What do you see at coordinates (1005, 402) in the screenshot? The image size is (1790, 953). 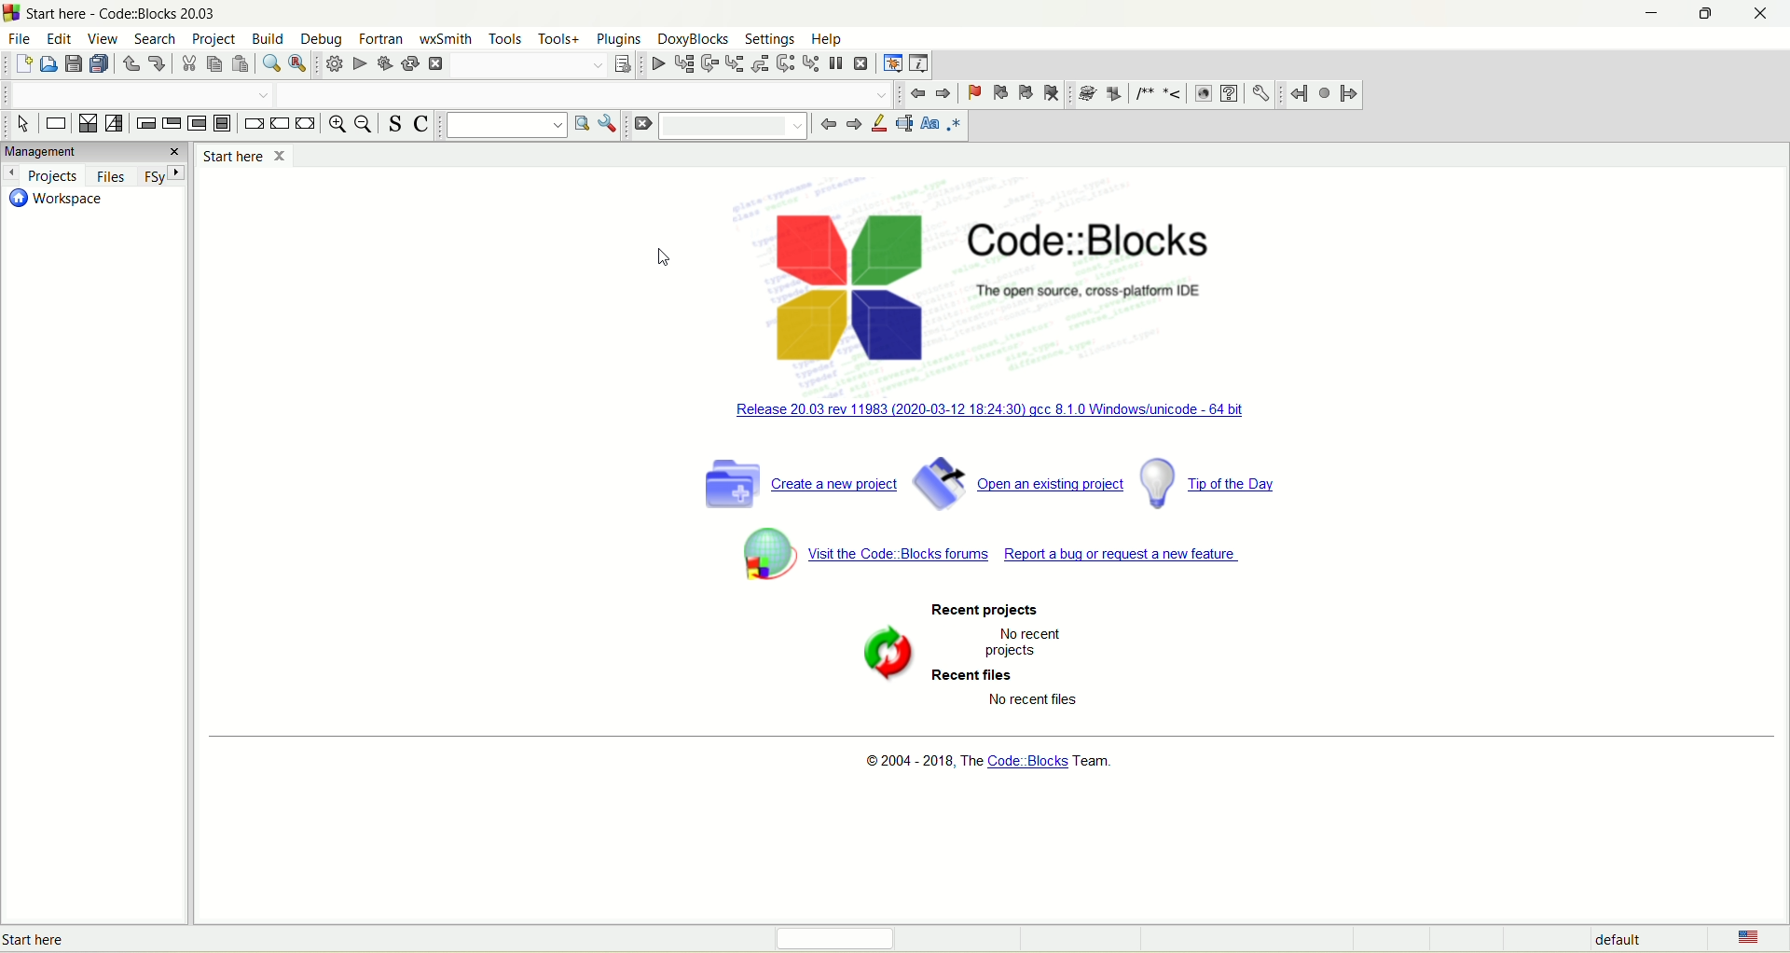 I see `windows unicode` at bounding box center [1005, 402].